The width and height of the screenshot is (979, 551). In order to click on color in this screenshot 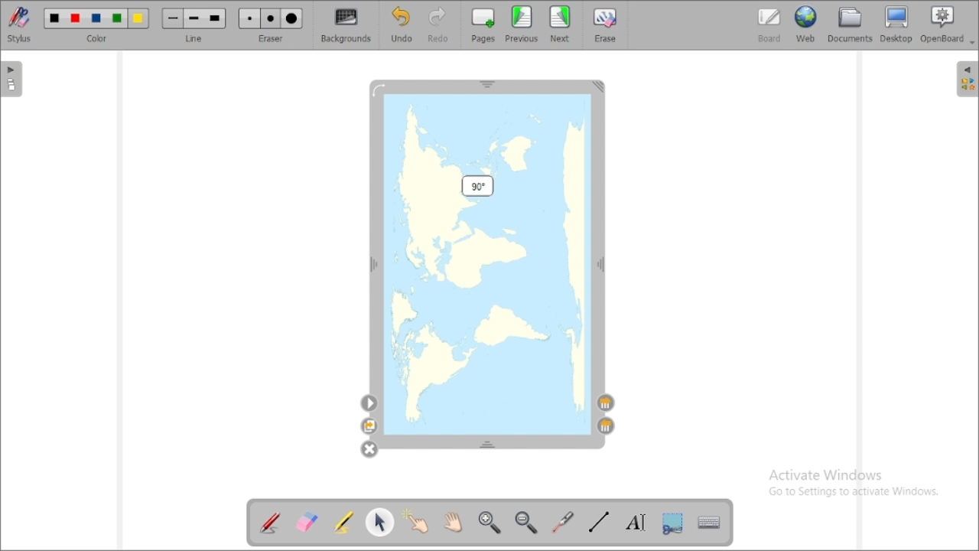, I will do `click(97, 24)`.